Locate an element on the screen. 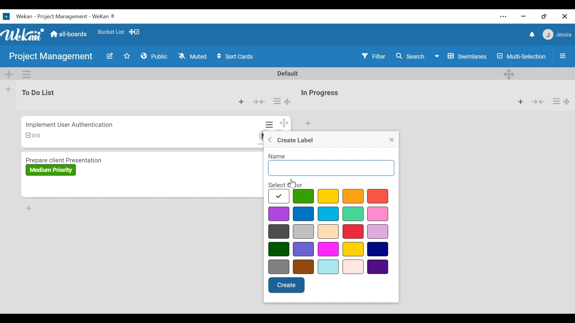 The image size is (575, 323). Add card to top of the list is located at coordinates (241, 102).